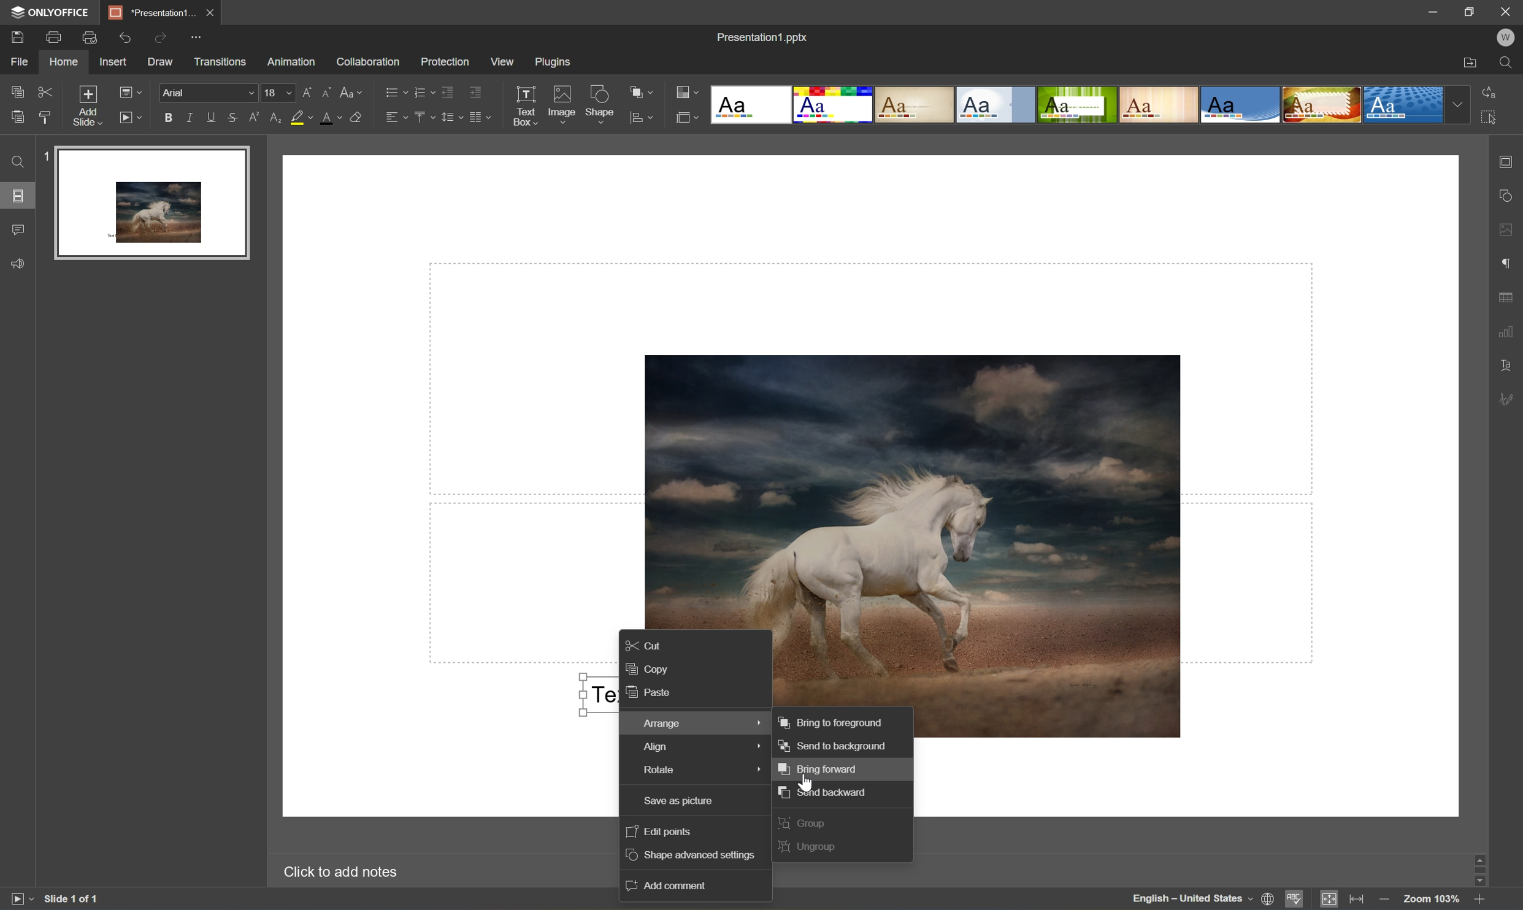  Describe the element at coordinates (648, 668) in the screenshot. I see `Copy` at that location.